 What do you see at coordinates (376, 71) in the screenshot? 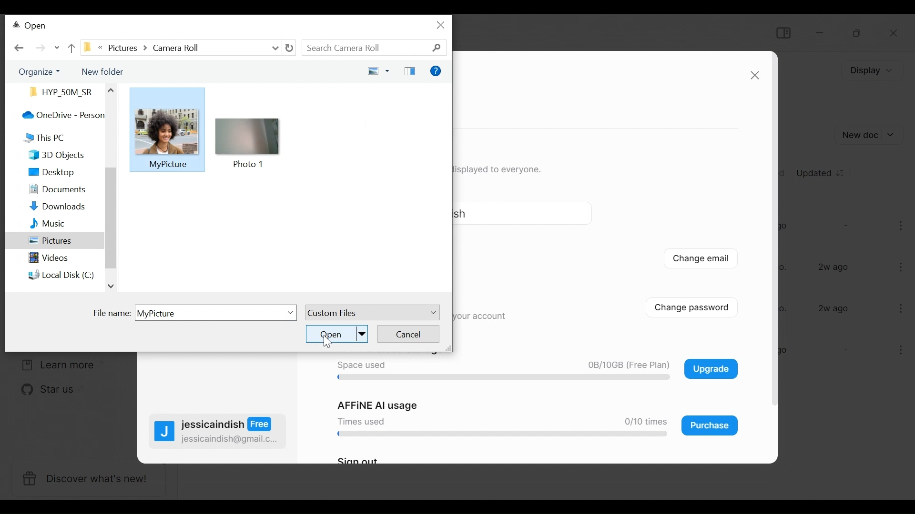
I see `Change your view` at bounding box center [376, 71].